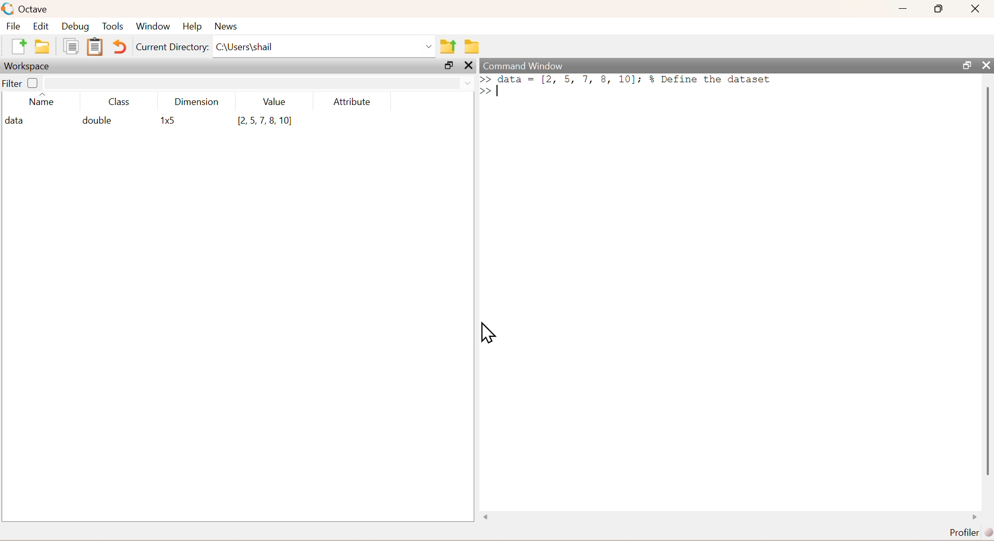 This screenshot has height=541, width=994. What do you see at coordinates (487, 517) in the screenshot?
I see `scroll left` at bounding box center [487, 517].